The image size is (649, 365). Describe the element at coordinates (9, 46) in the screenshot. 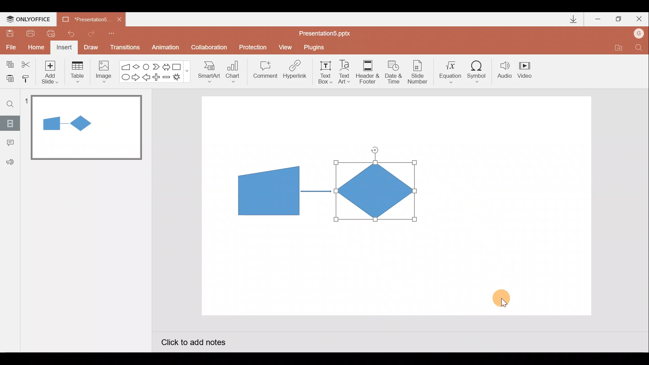

I see `File` at that location.